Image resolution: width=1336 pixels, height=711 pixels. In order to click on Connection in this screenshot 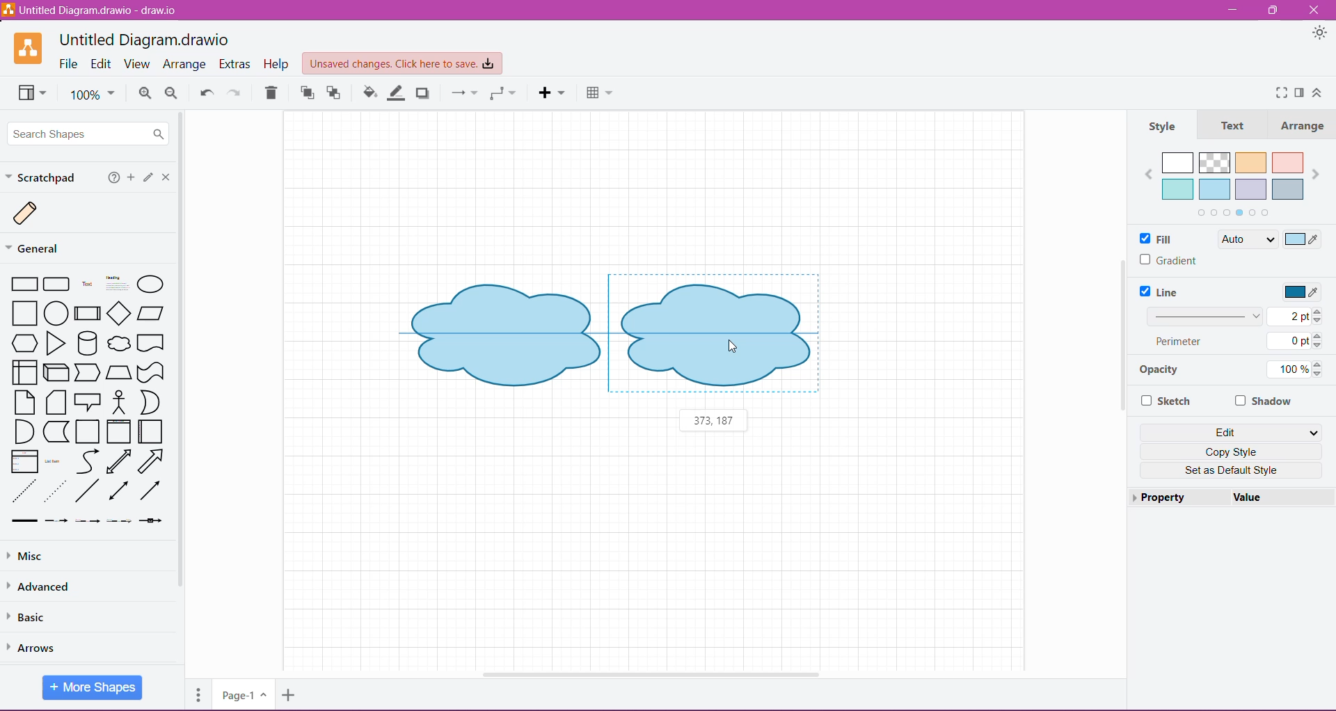, I will do `click(463, 93)`.